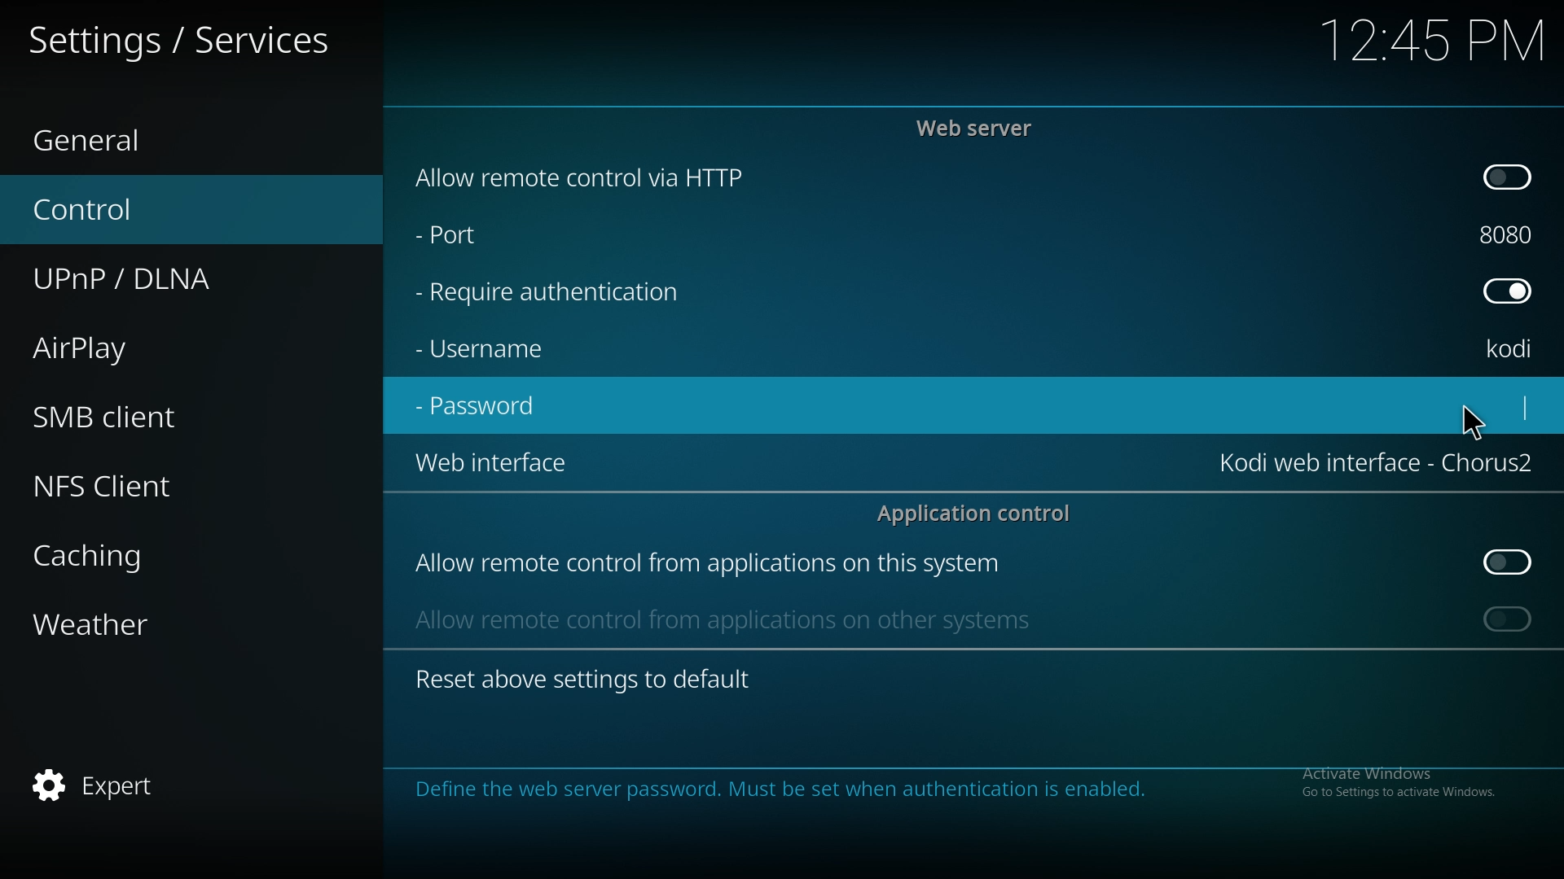  What do you see at coordinates (582, 178) in the screenshot?
I see `allow remote control via http` at bounding box center [582, 178].